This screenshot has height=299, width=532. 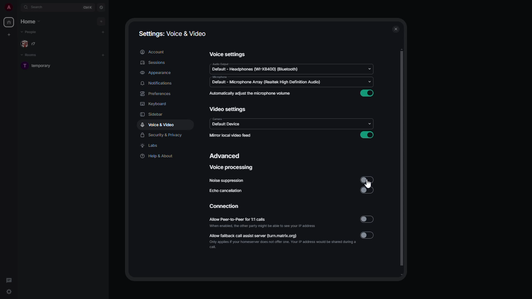 What do you see at coordinates (367, 93) in the screenshot?
I see `enabled` at bounding box center [367, 93].